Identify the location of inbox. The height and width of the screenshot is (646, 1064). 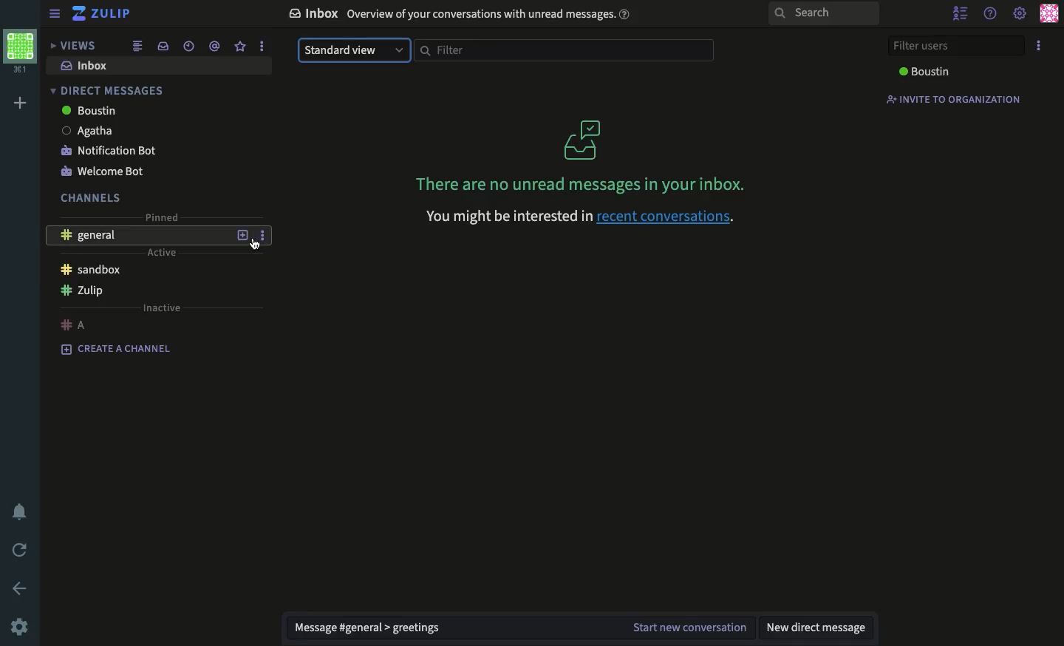
(163, 46).